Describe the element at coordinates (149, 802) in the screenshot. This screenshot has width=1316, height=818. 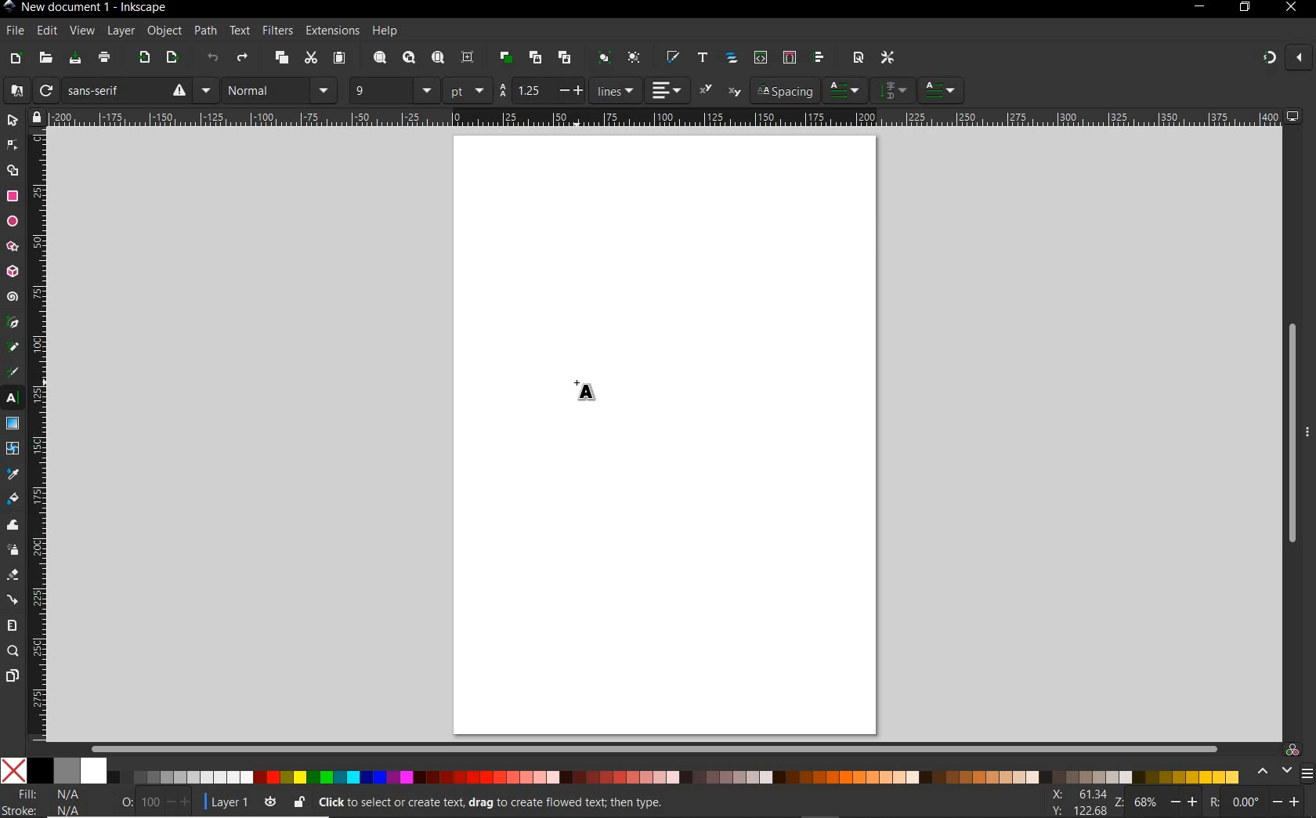
I see `100` at that location.